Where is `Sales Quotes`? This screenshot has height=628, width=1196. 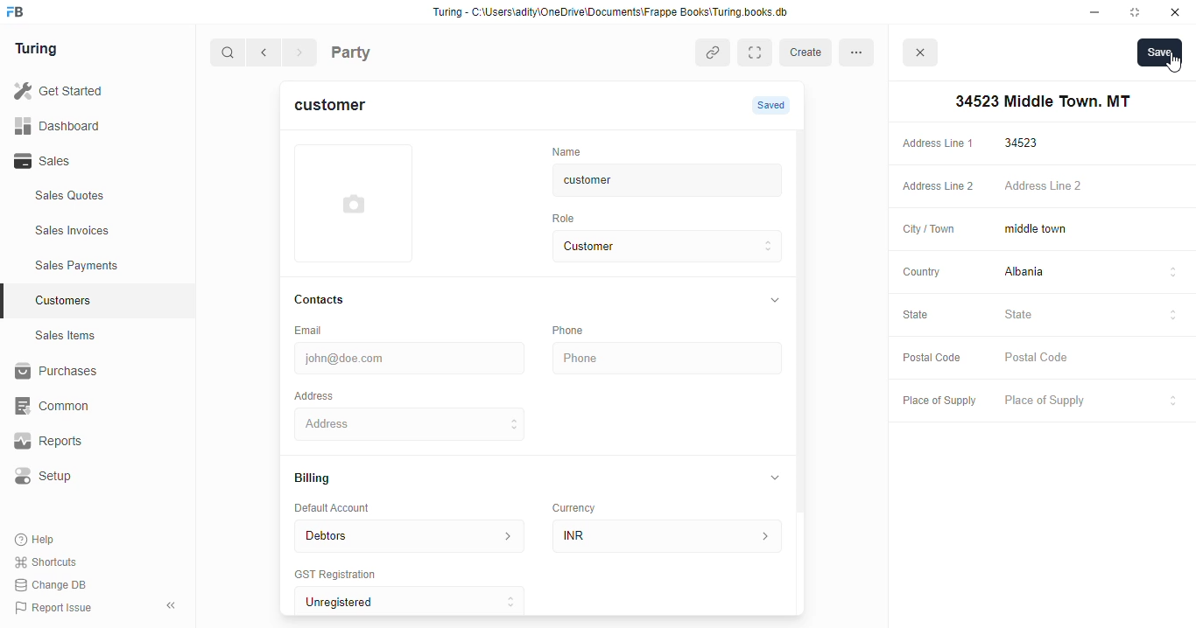
Sales Quotes is located at coordinates (94, 198).